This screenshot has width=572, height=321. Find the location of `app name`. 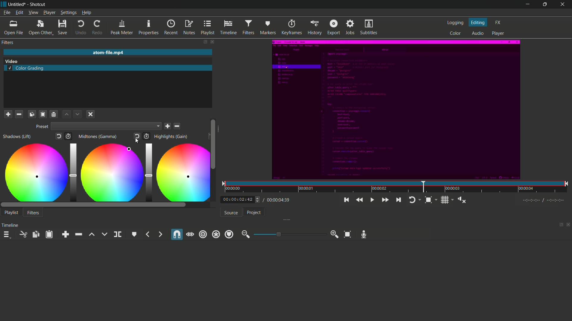

app name is located at coordinates (38, 4).